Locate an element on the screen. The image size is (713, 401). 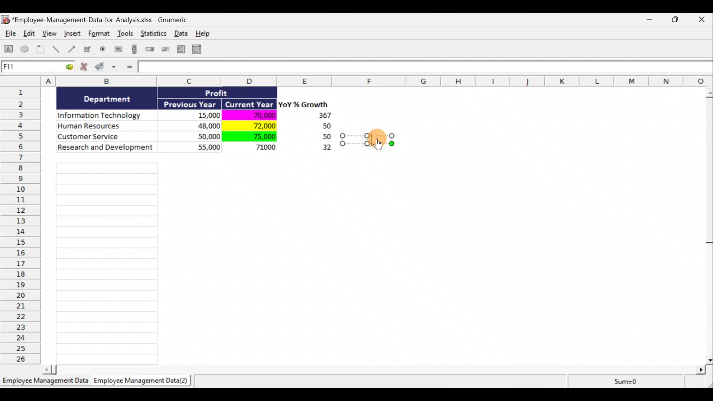
Data is located at coordinates (183, 33).